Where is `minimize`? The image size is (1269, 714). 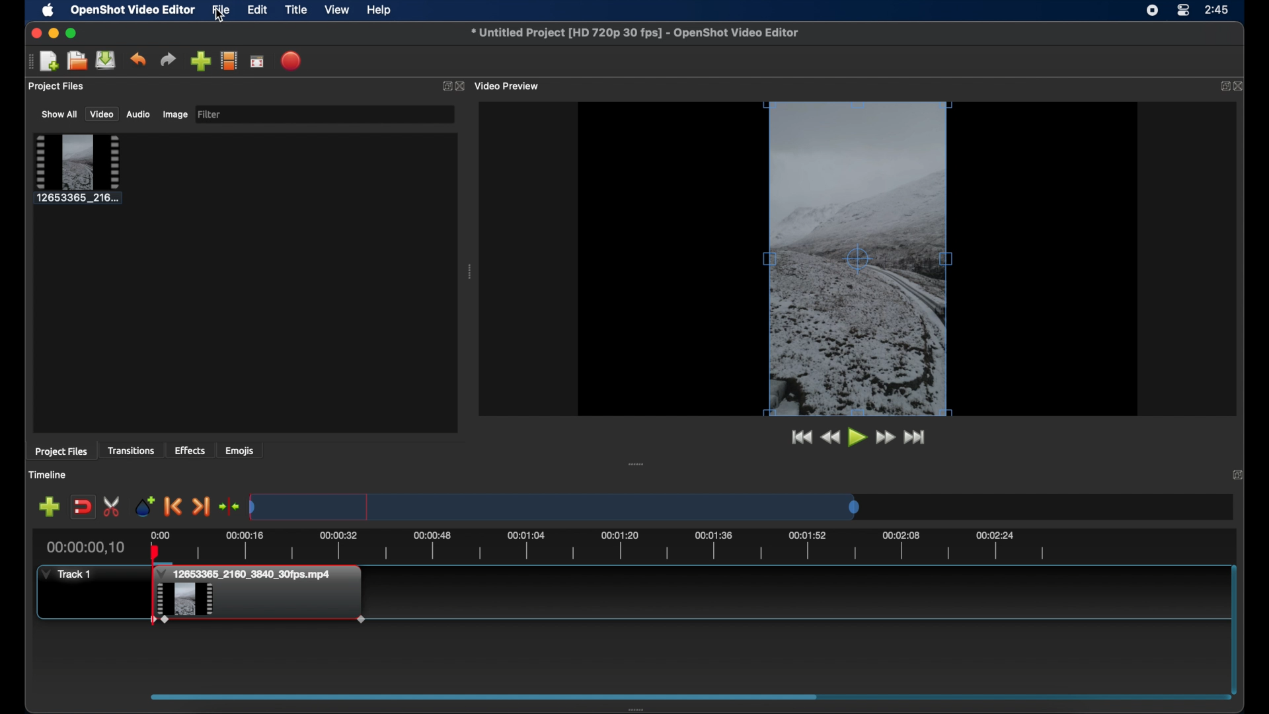 minimize is located at coordinates (54, 33).